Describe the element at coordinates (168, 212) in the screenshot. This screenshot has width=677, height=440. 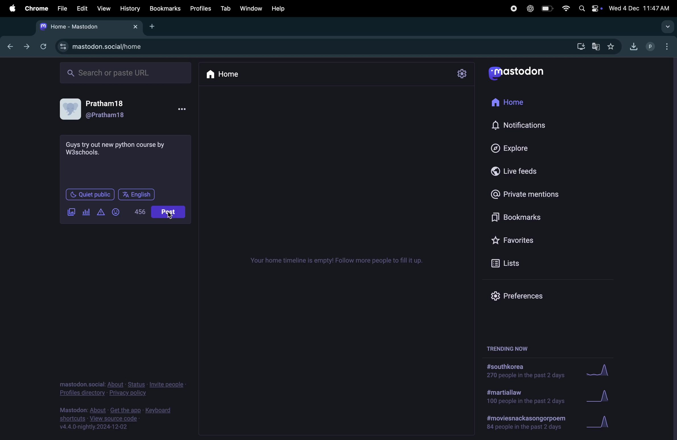
I see `post` at that location.